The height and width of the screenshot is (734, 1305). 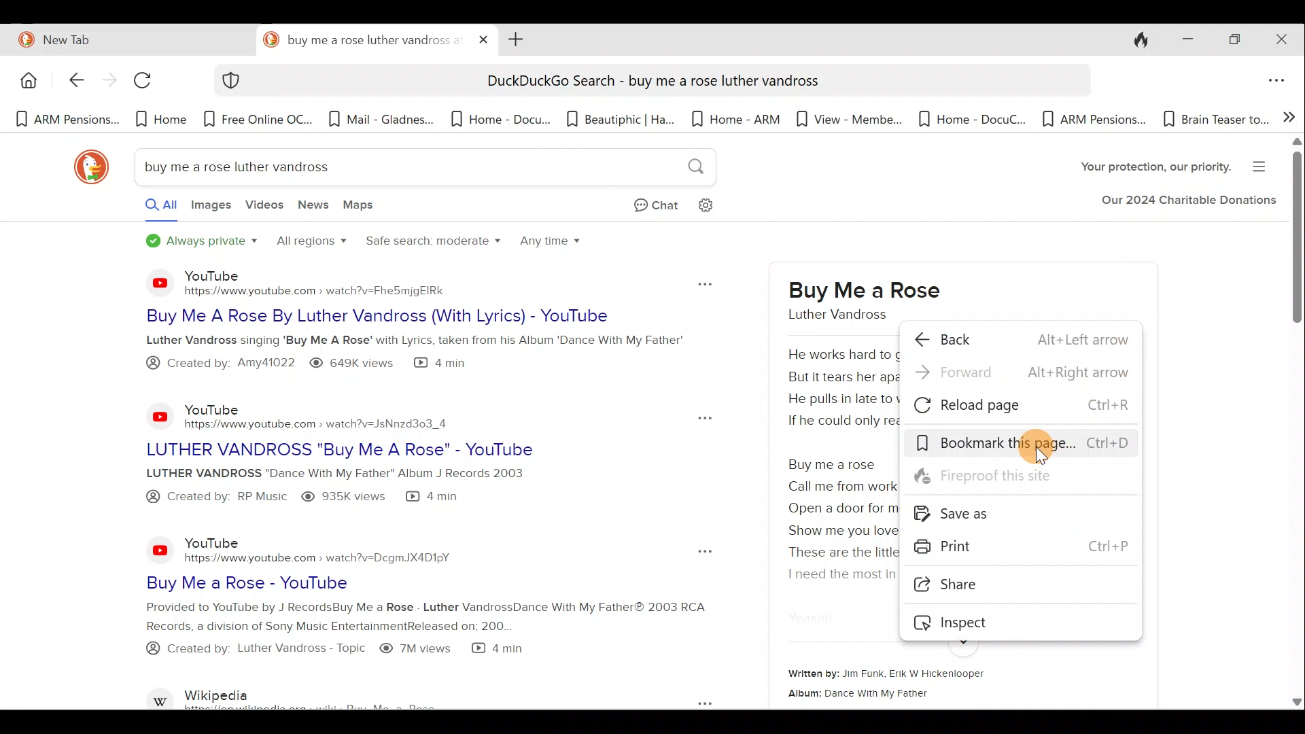 What do you see at coordinates (27, 80) in the screenshot?
I see `Home` at bounding box center [27, 80].